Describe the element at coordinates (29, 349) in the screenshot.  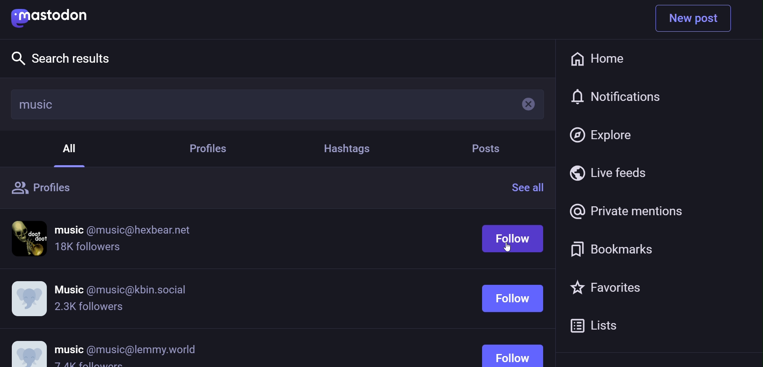
I see `display picture` at that location.